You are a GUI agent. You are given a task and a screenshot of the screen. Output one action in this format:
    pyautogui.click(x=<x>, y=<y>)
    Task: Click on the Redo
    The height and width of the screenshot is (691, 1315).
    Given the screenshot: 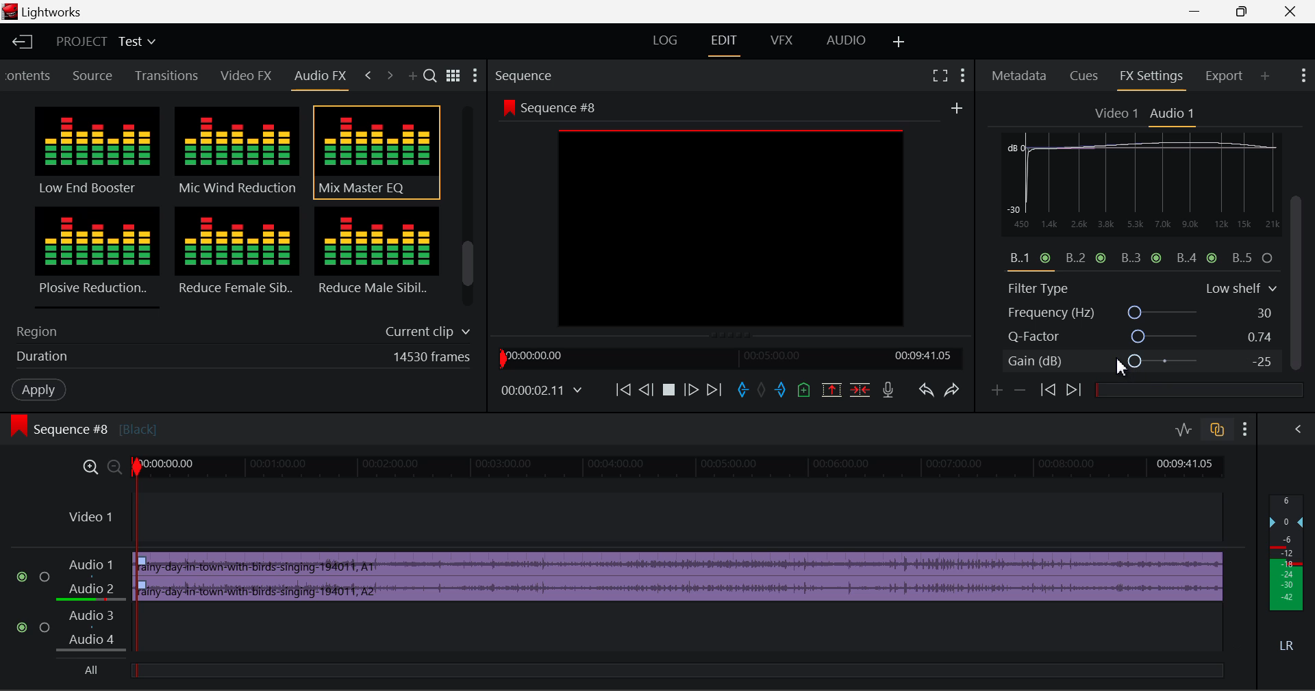 What is the action you would take?
    pyautogui.click(x=956, y=394)
    